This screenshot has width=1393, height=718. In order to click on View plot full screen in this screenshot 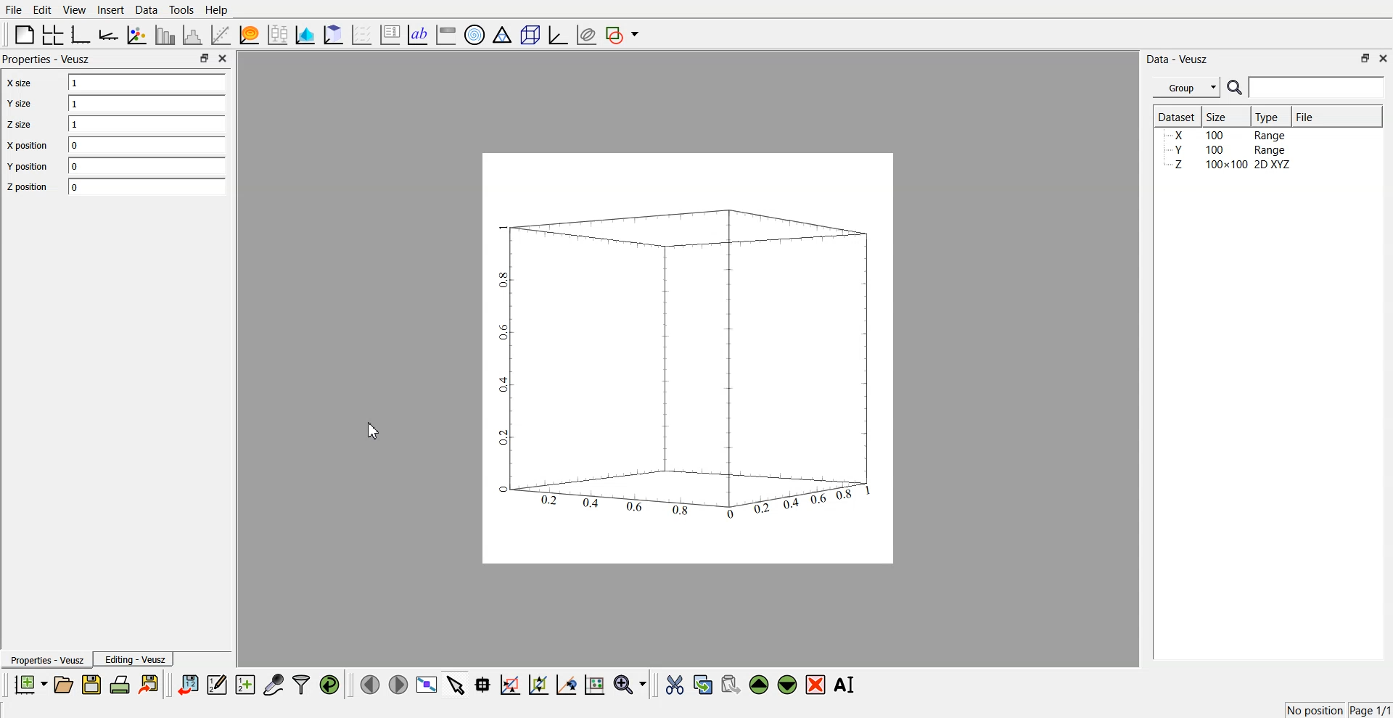, I will do `click(427, 684)`.